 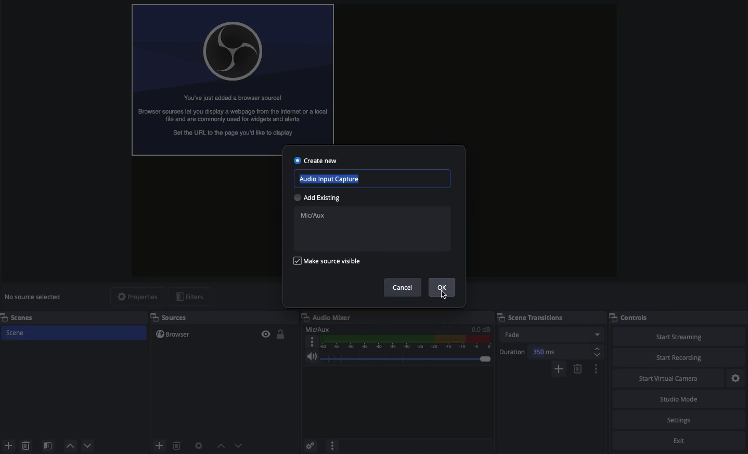 I want to click on Up, so click(x=69, y=446).